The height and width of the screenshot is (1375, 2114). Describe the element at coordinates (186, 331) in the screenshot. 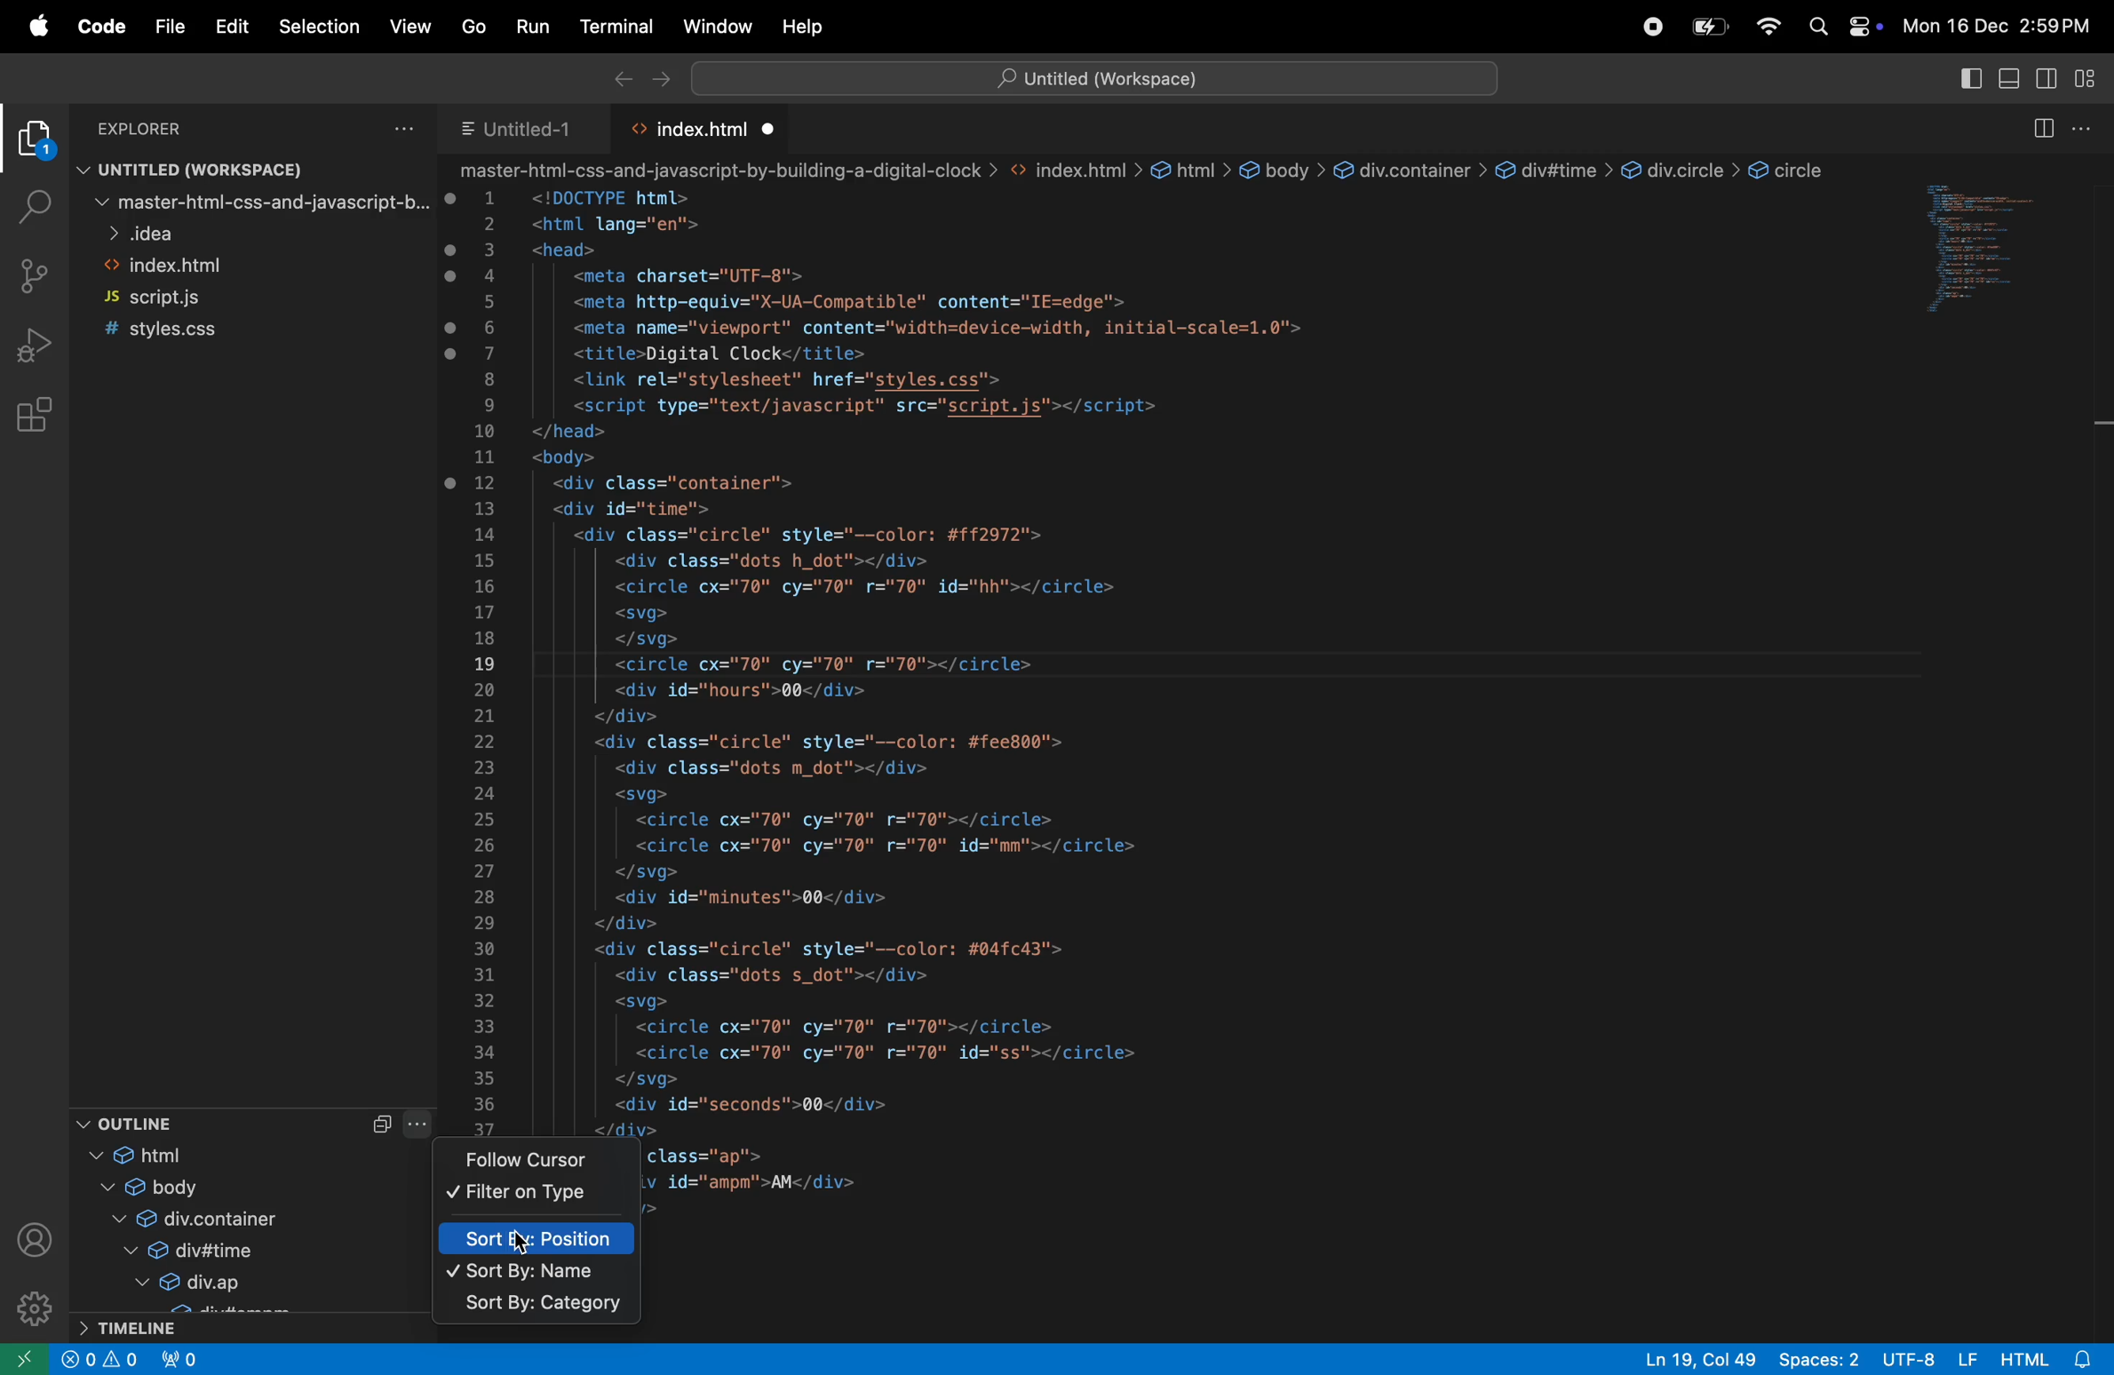

I see `style.css` at that location.